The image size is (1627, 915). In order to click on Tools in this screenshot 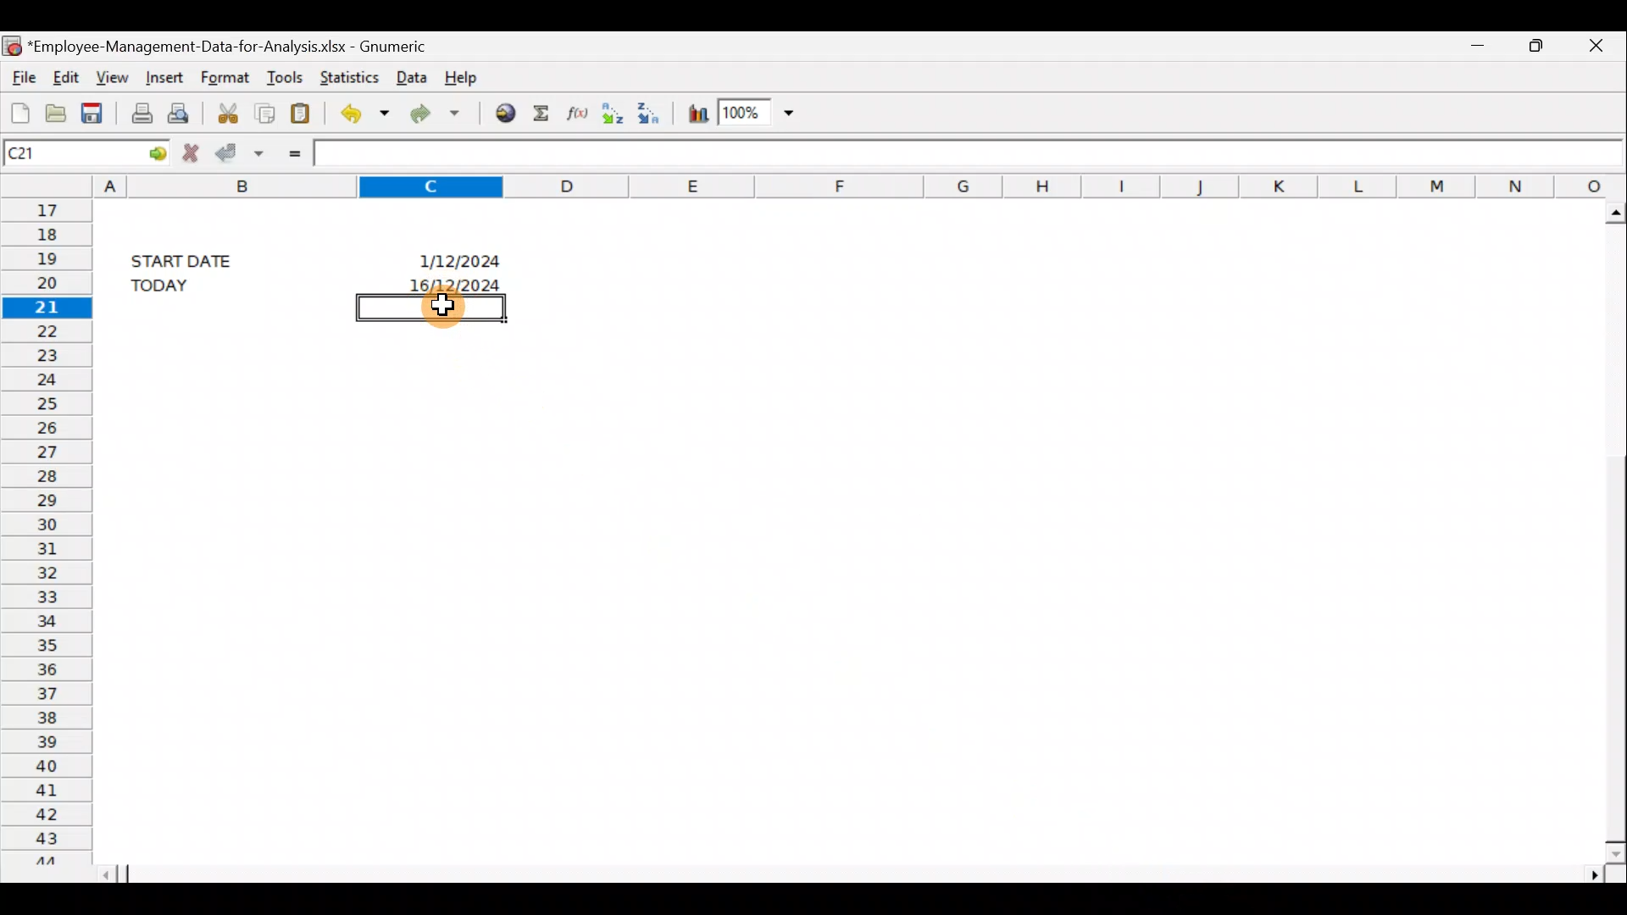, I will do `click(283, 73)`.